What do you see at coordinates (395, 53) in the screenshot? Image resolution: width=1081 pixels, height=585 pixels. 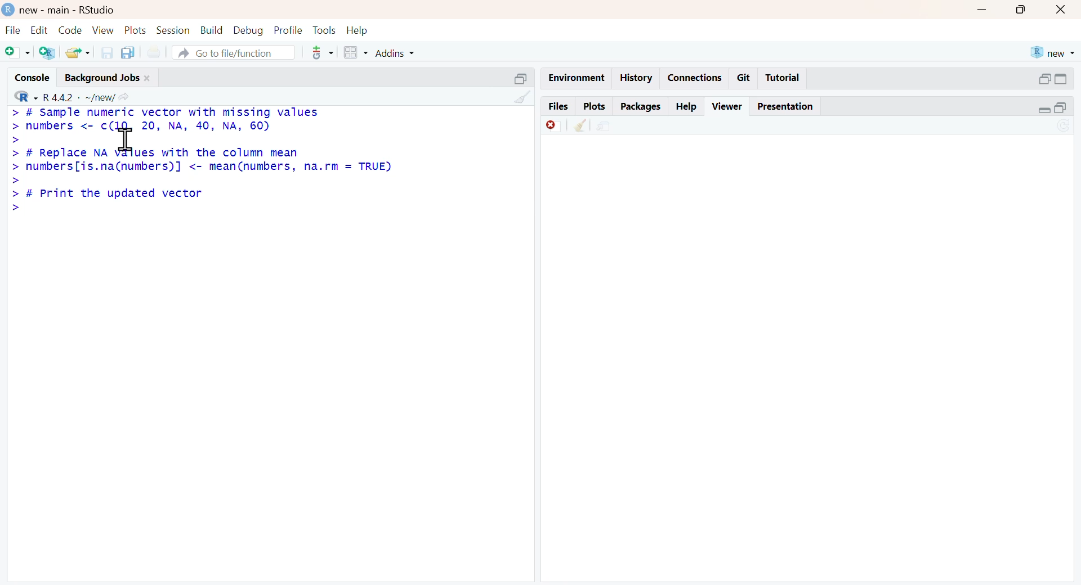 I see `addins` at bounding box center [395, 53].